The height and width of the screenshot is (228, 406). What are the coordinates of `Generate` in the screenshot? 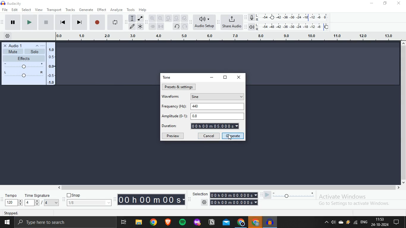 It's located at (233, 135).